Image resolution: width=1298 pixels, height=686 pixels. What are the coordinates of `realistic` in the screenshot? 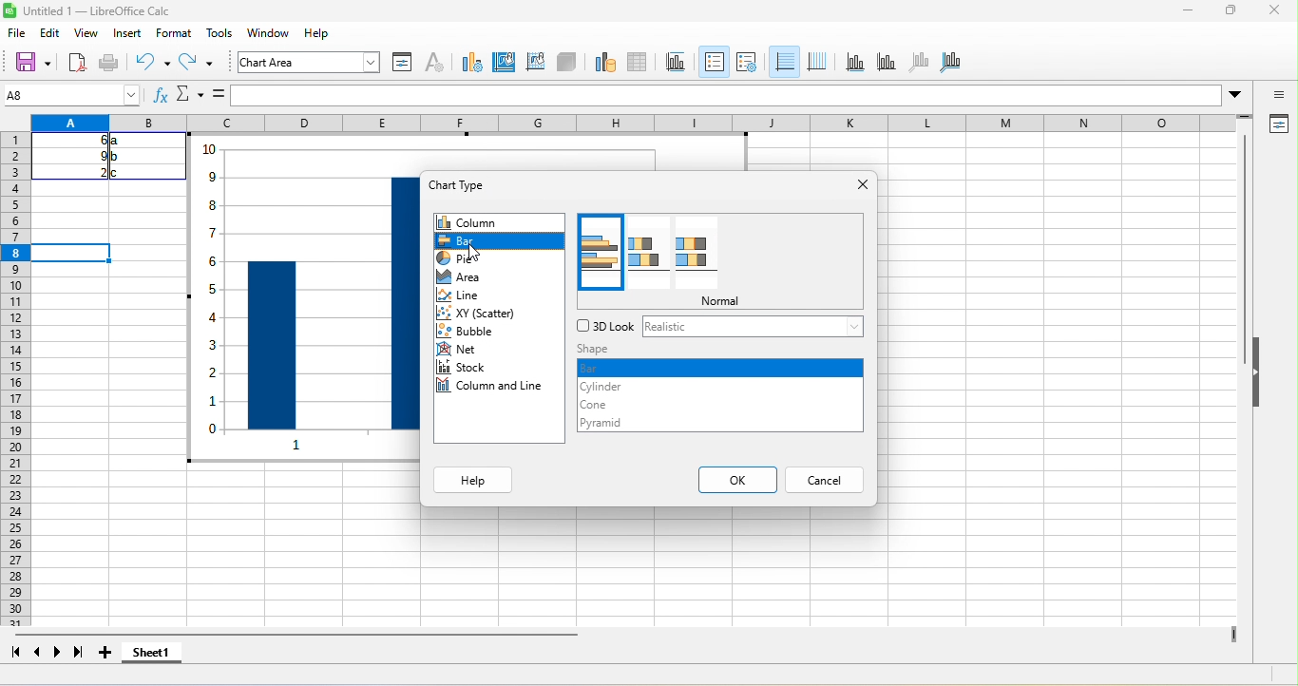 It's located at (754, 328).